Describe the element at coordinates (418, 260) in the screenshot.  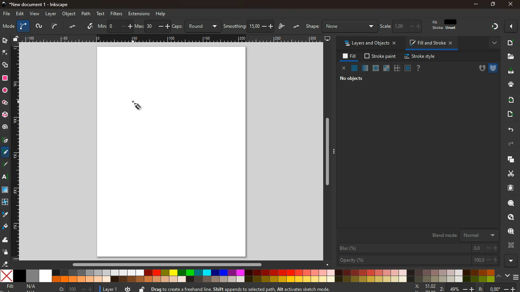
I see `opacity` at that location.